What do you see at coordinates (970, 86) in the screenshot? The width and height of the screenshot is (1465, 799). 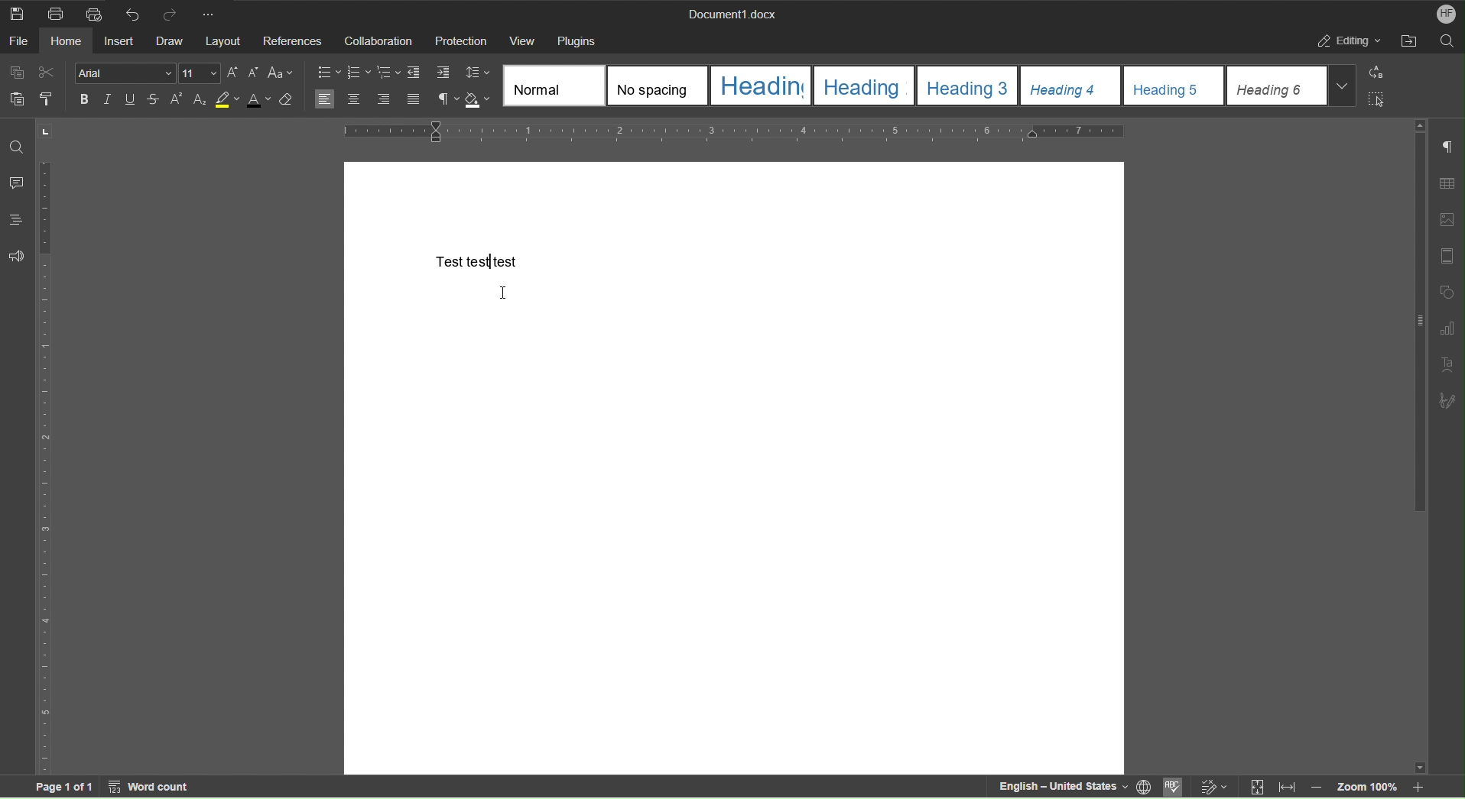 I see `Heading 3` at bounding box center [970, 86].